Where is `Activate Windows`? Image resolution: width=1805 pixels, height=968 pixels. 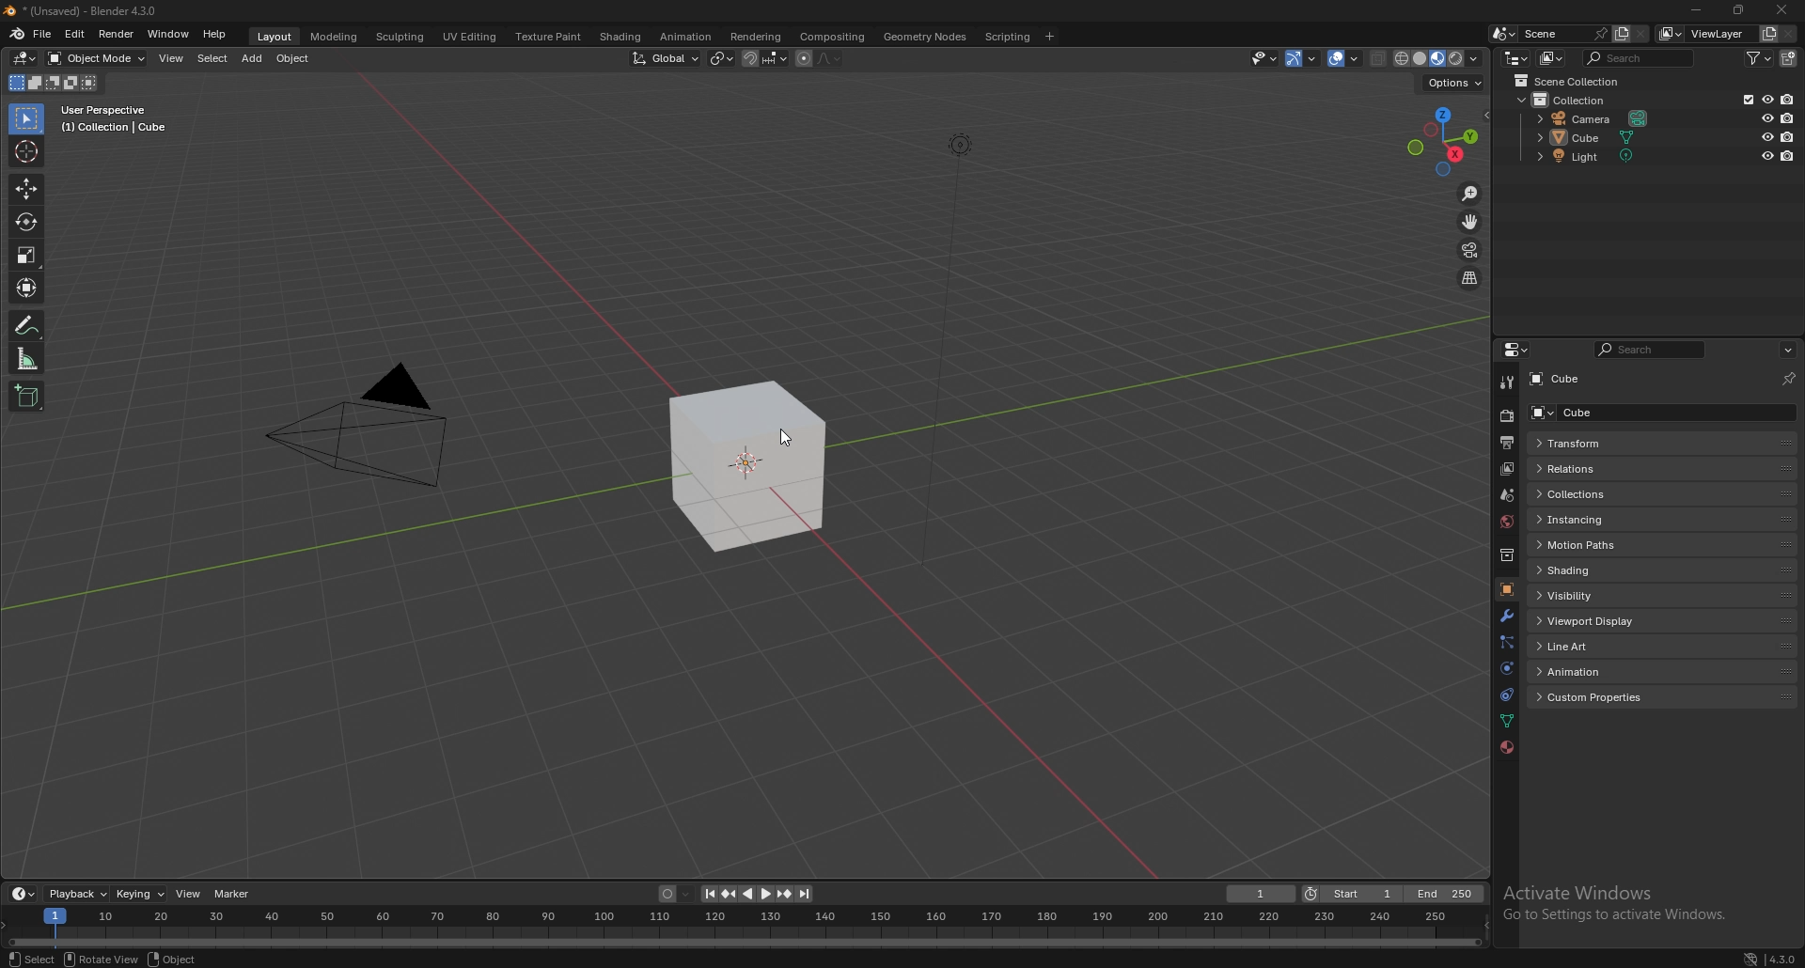
Activate Windows is located at coordinates (1632, 899).